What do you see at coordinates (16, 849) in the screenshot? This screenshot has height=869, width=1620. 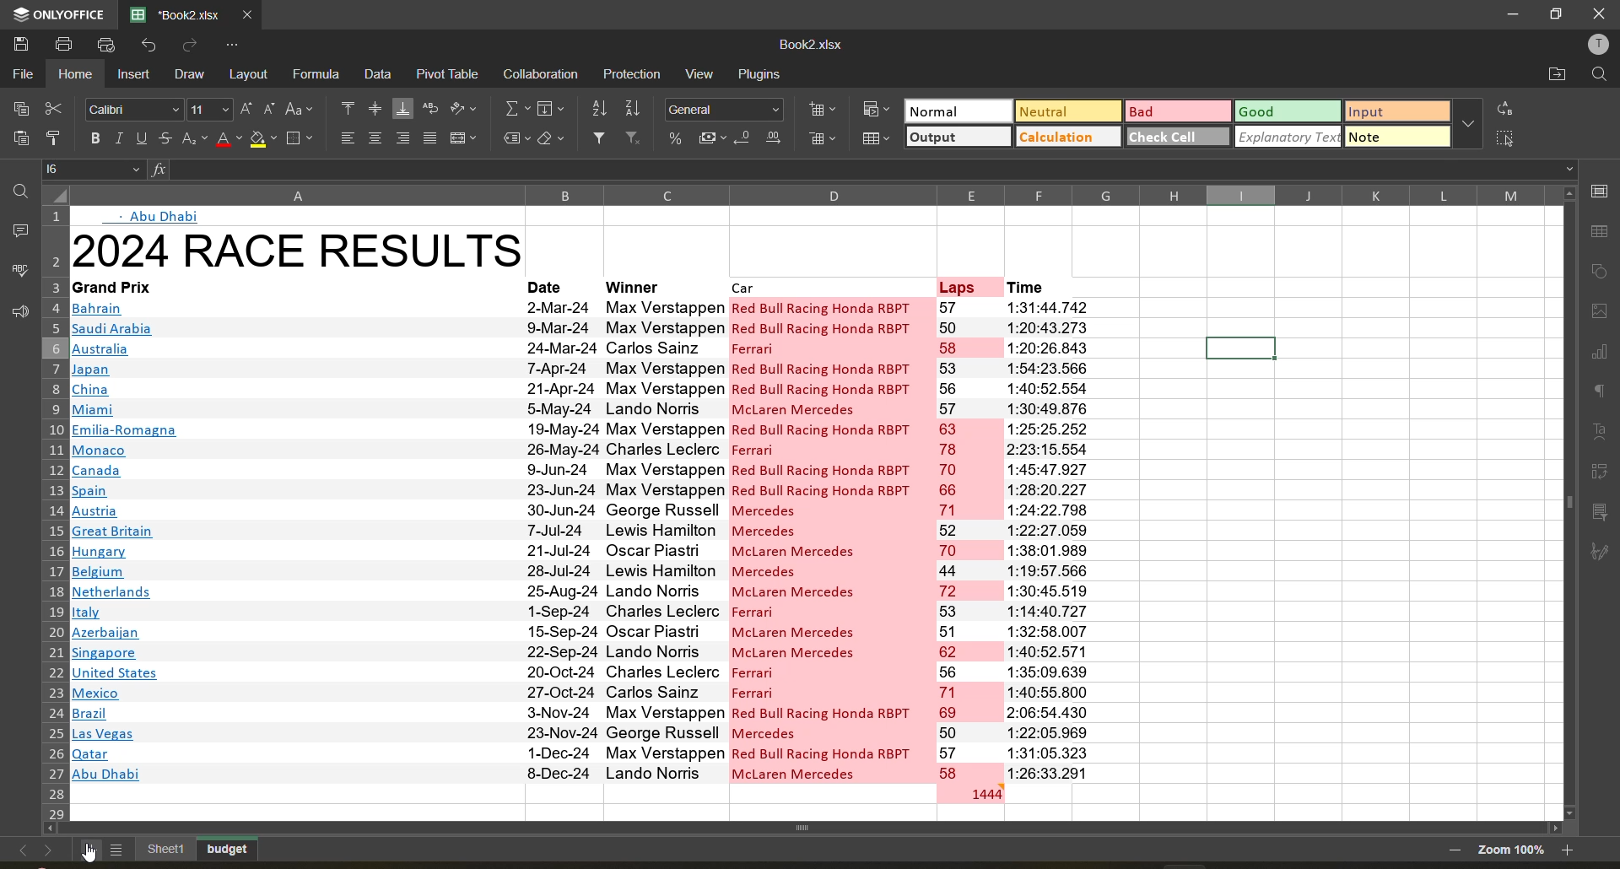 I see `previous` at bounding box center [16, 849].